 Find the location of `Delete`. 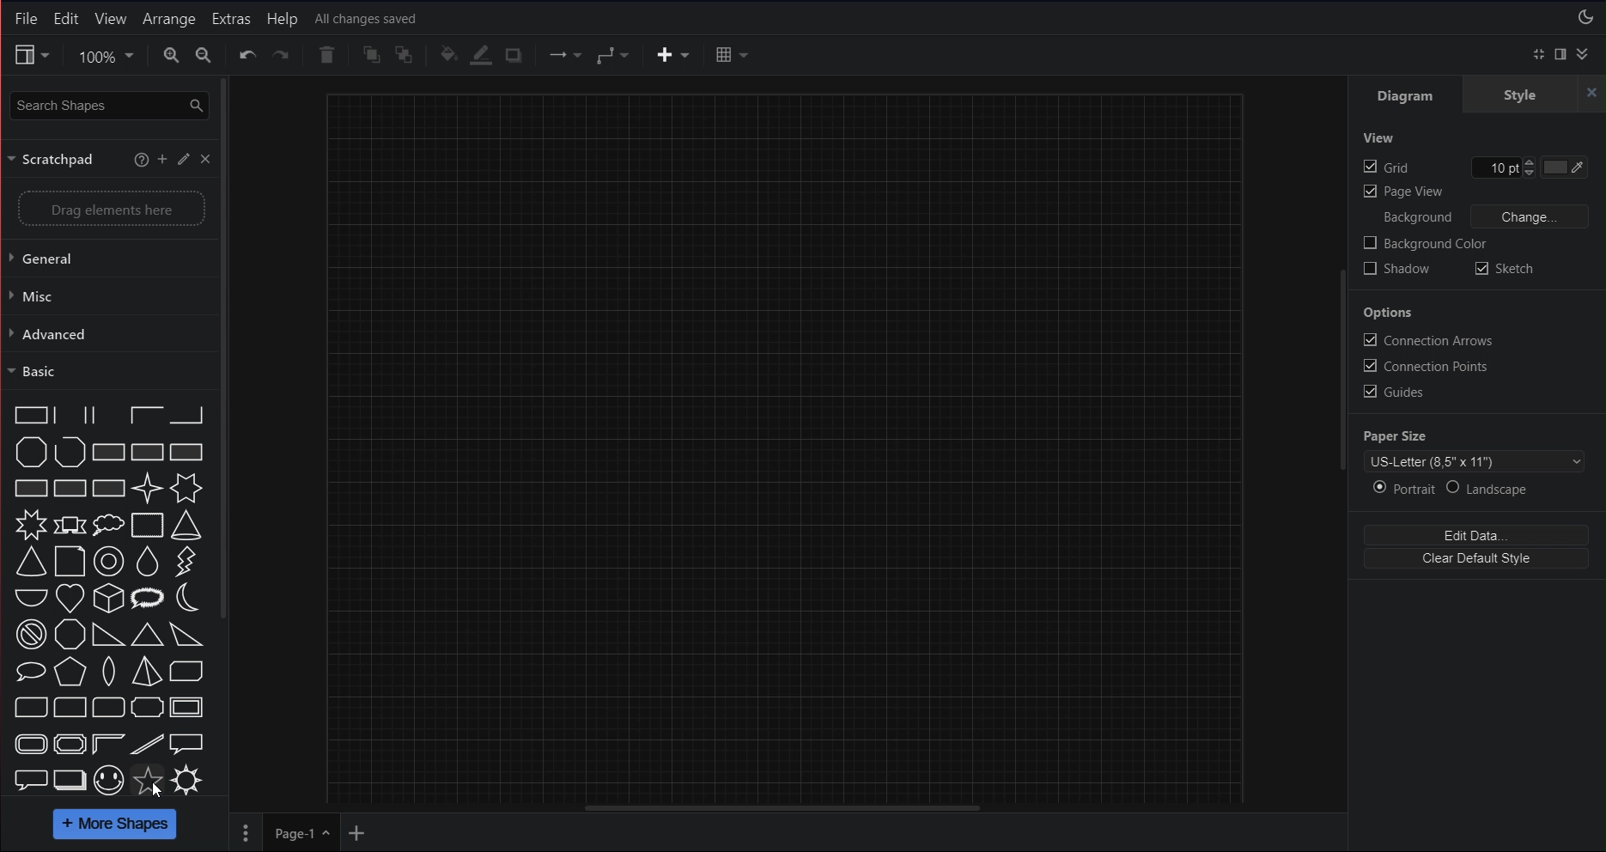

Delete is located at coordinates (325, 55).